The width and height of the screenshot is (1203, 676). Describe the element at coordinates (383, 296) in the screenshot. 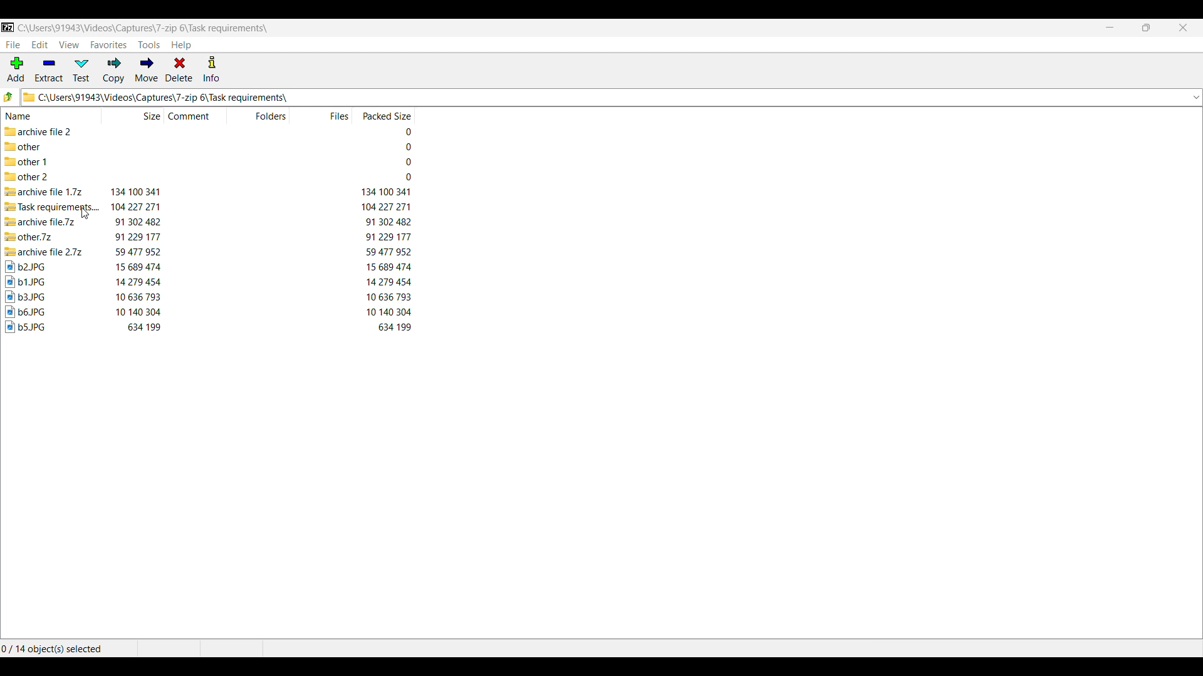

I see `packed size` at that location.